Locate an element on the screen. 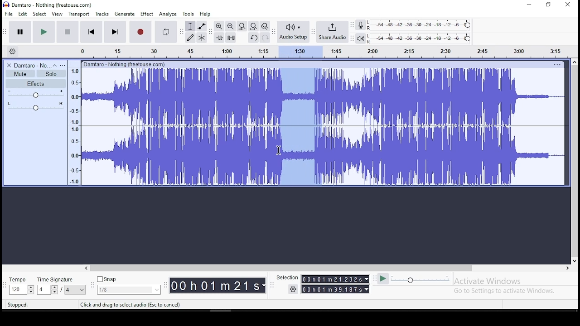  playback level is located at coordinates (420, 38).